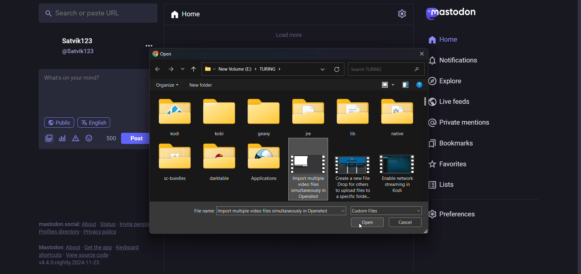 This screenshot has height=274, width=581. Describe the element at coordinates (425, 101) in the screenshot. I see `scroll bar` at that location.